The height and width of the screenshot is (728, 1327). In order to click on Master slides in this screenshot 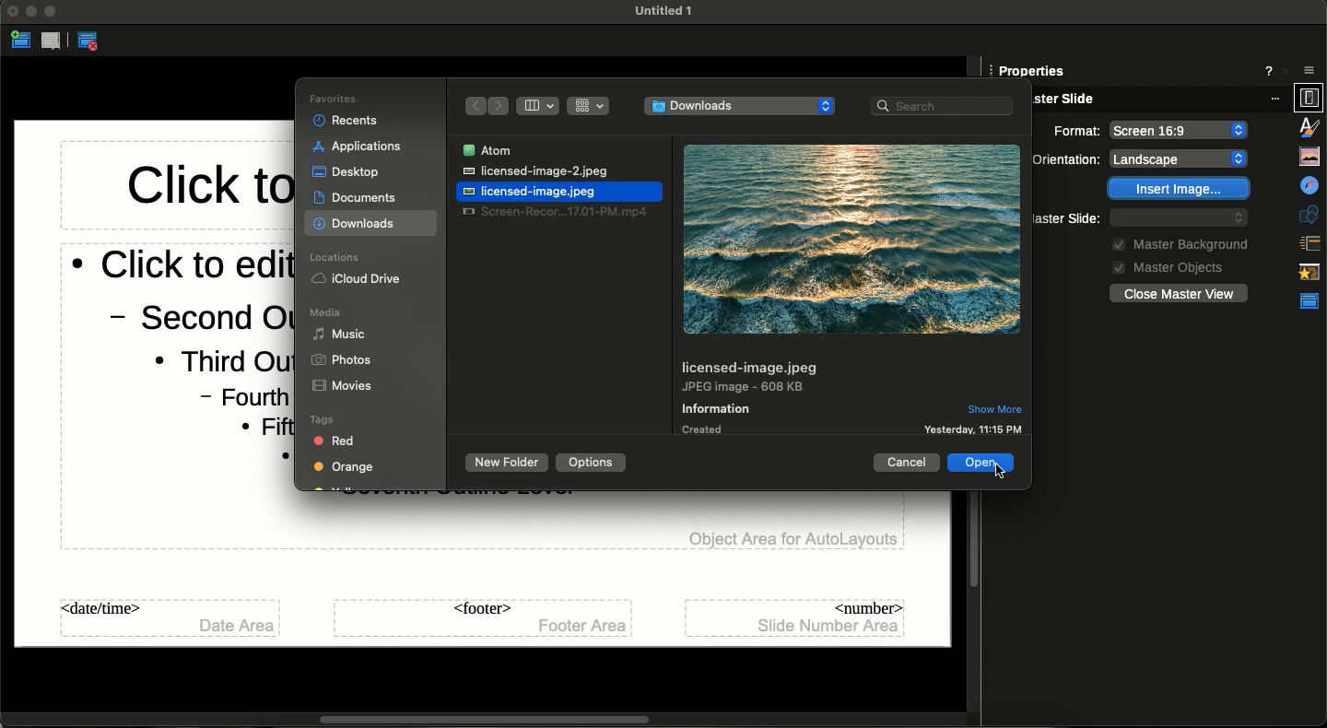, I will do `click(1308, 270)`.